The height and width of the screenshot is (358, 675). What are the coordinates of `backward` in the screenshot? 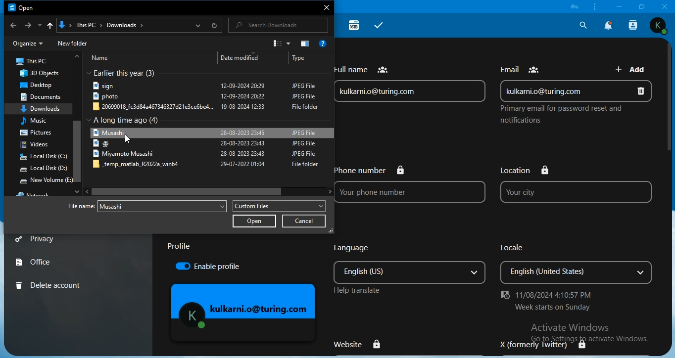 It's located at (13, 26).